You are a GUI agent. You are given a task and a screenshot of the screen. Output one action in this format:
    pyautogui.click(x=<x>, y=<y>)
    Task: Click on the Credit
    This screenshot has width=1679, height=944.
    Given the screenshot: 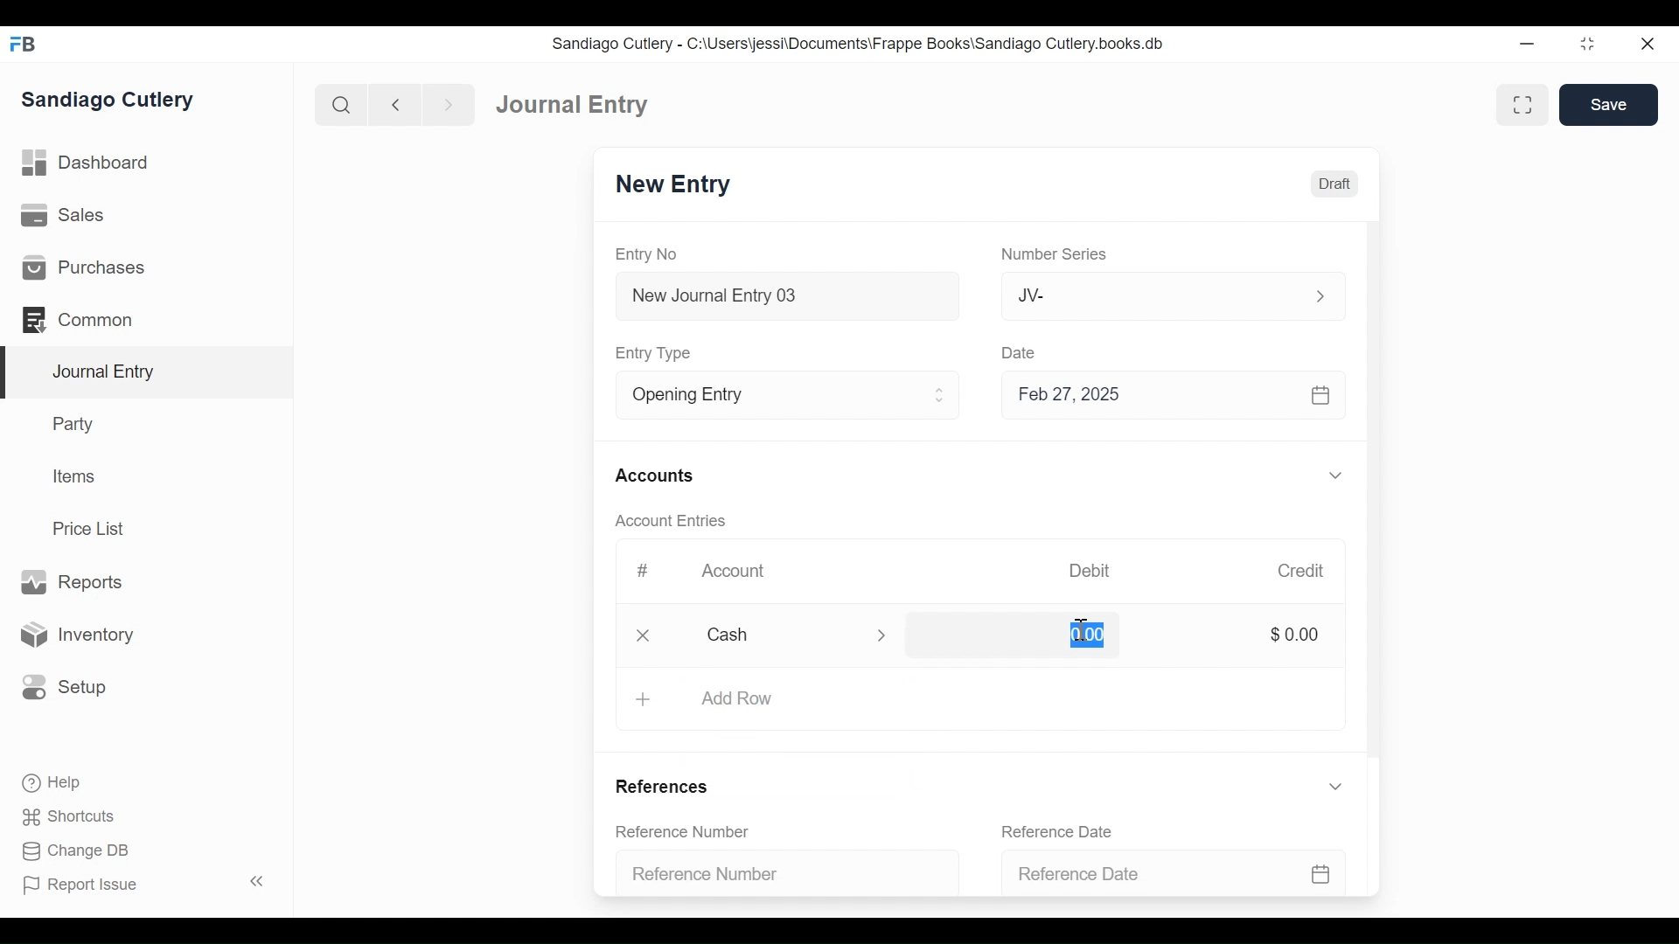 What is the action you would take?
    pyautogui.click(x=1303, y=571)
    